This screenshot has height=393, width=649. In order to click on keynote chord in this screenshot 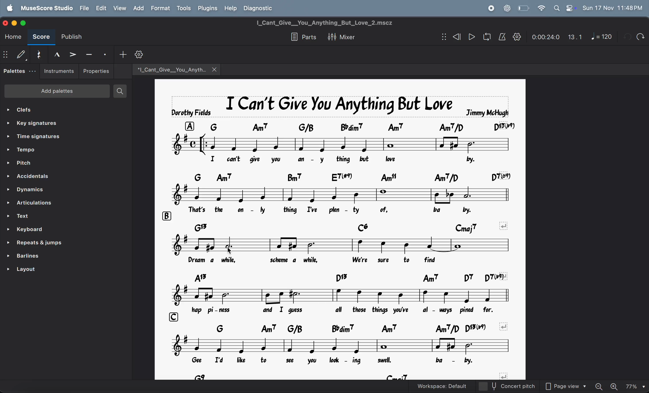, I will do `click(350, 177)`.